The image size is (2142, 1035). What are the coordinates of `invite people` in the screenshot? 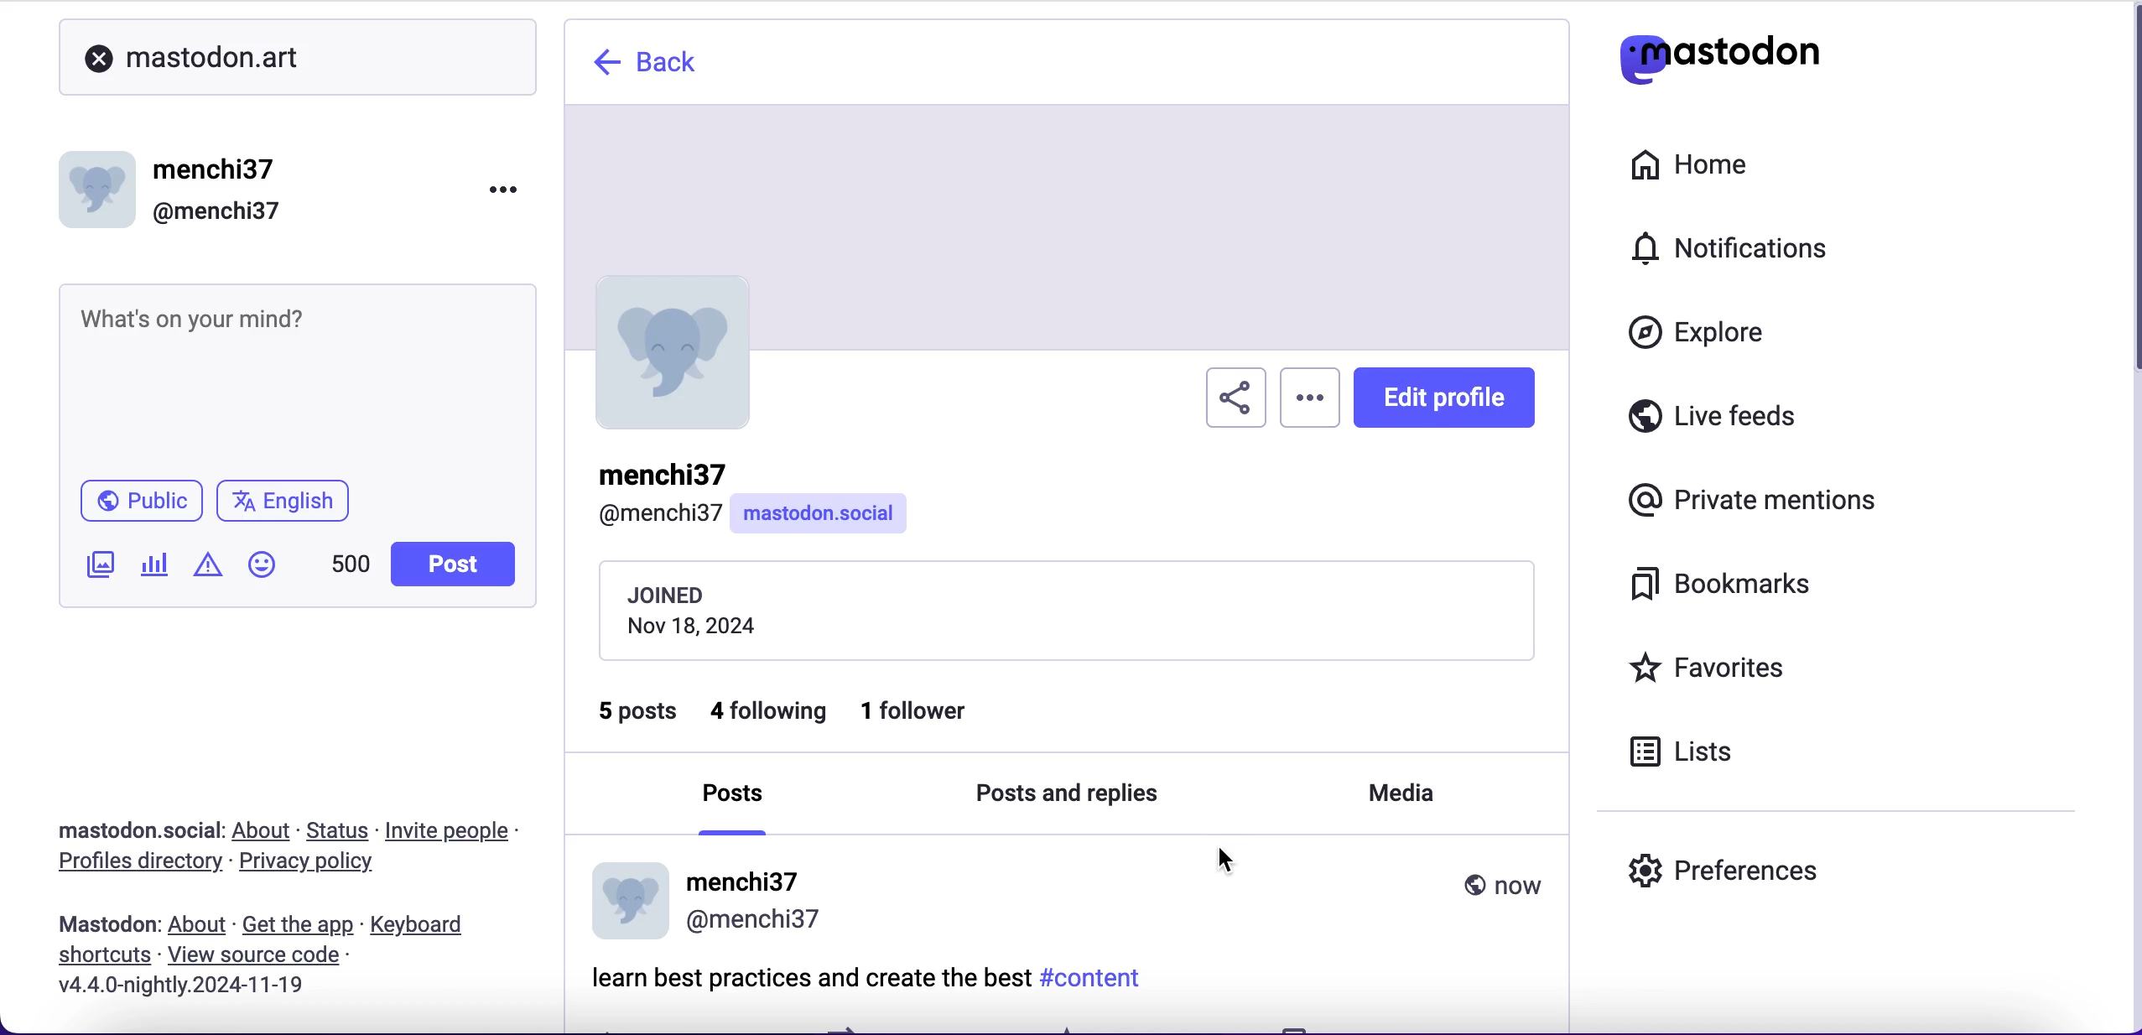 It's located at (465, 830).